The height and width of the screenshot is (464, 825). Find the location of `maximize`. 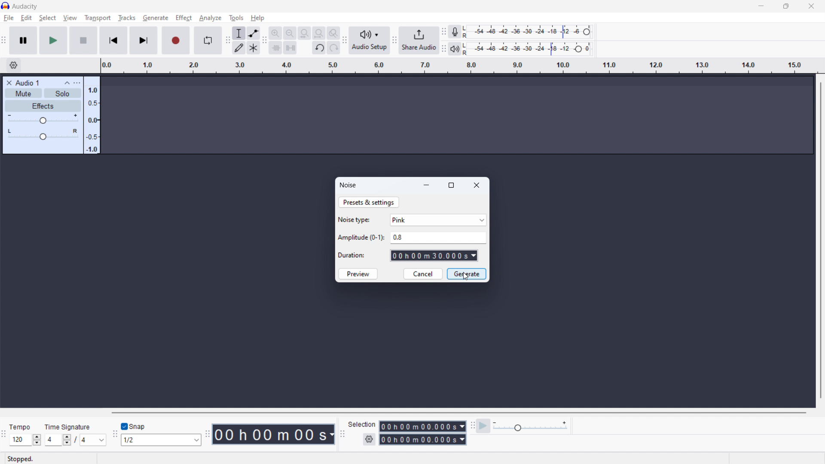

maximize is located at coordinates (451, 186).